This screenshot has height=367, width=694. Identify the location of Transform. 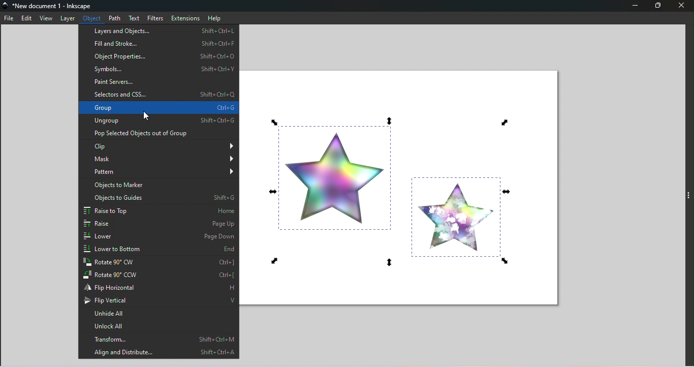
(160, 338).